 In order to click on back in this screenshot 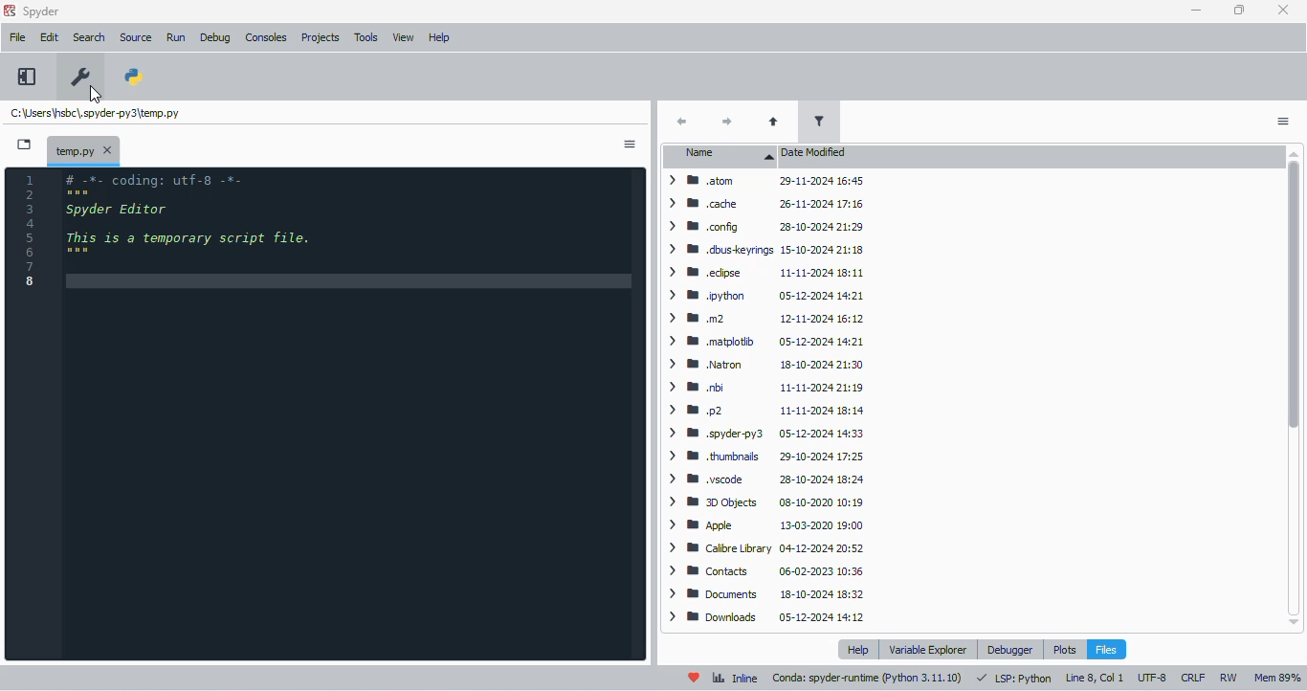, I will do `click(684, 122)`.